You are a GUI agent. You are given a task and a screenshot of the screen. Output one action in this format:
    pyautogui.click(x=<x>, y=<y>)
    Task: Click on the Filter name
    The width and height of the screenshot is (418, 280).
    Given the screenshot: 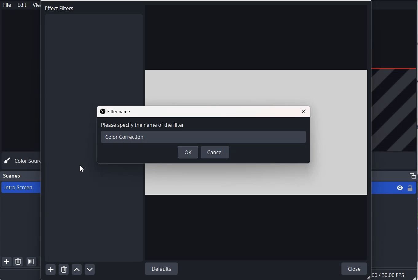 What is the action you would take?
    pyautogui.click(x=114, y=111)
    